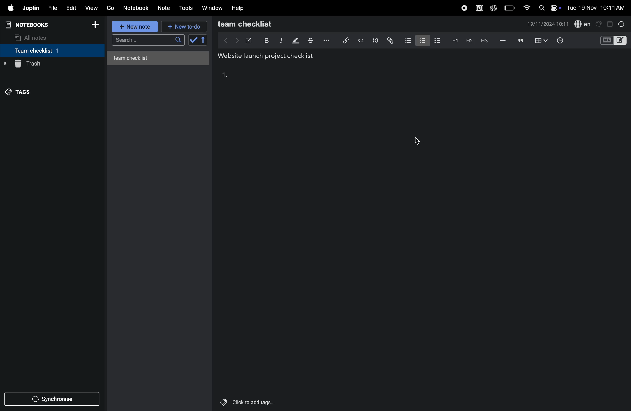 The width and height of the screenshot is (631, 411). I want to click on add, so click(98, 25).